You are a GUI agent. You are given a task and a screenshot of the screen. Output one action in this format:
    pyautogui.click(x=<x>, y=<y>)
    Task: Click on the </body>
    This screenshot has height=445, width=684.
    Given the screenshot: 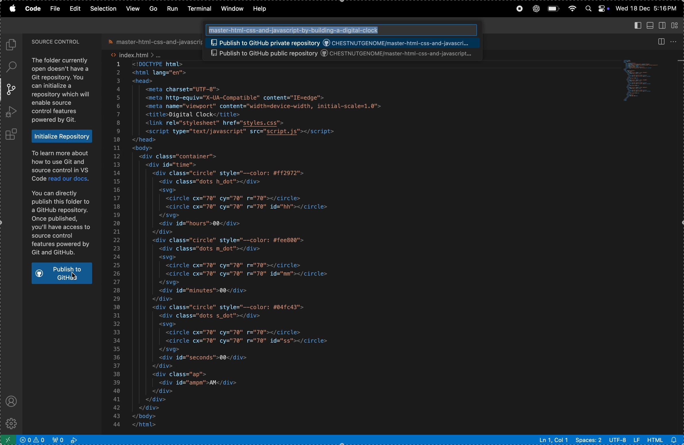 What is the action you would take?
    pyautogui.click(x=154, y=416)
    